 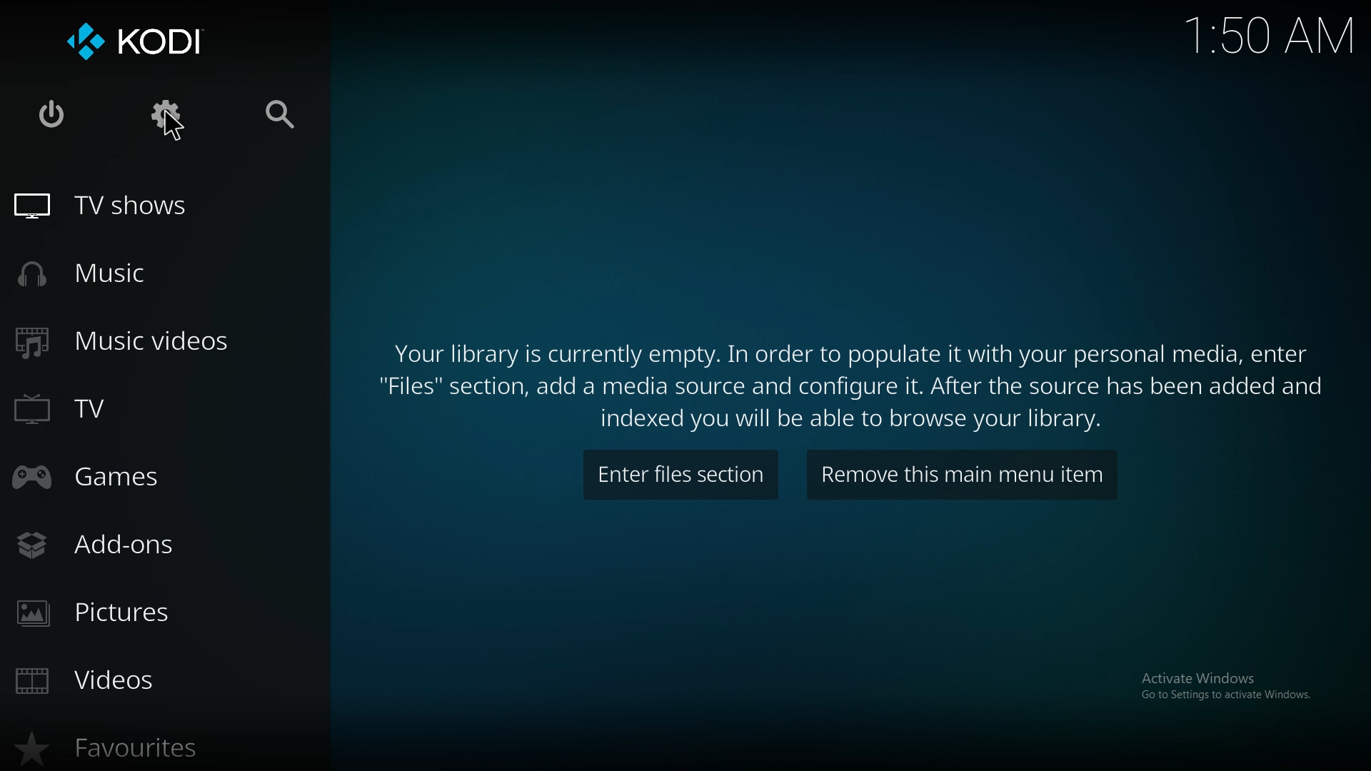 I want to click on enter files section, so click(x=677, y=475).